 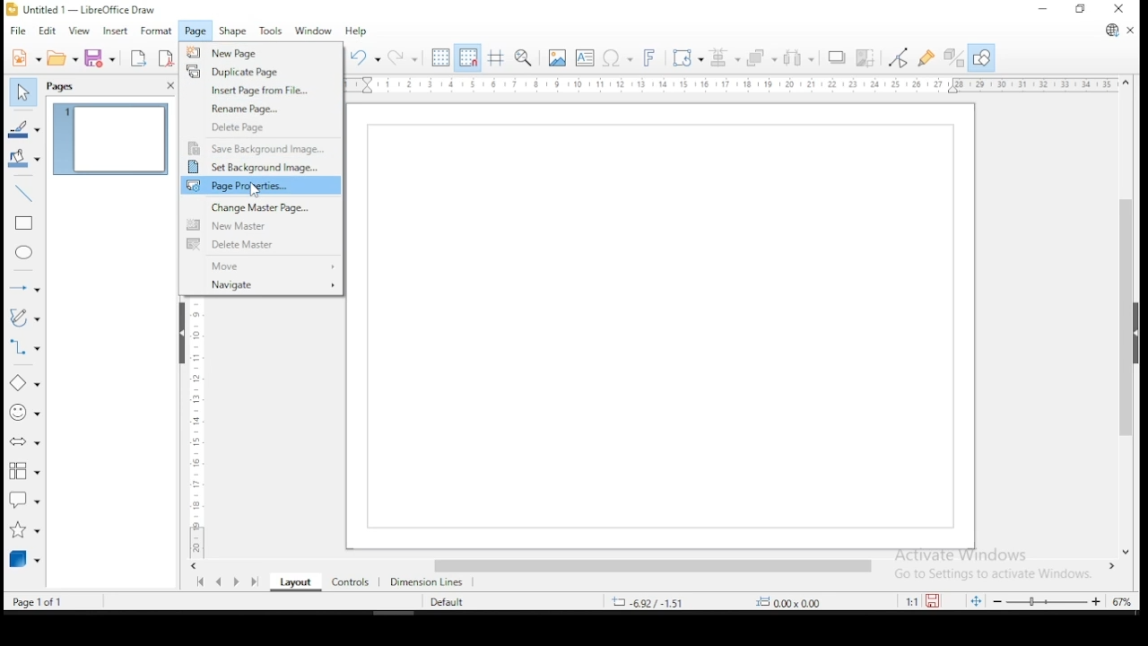 I want to click on block arrows, so click(x=25, y=445).